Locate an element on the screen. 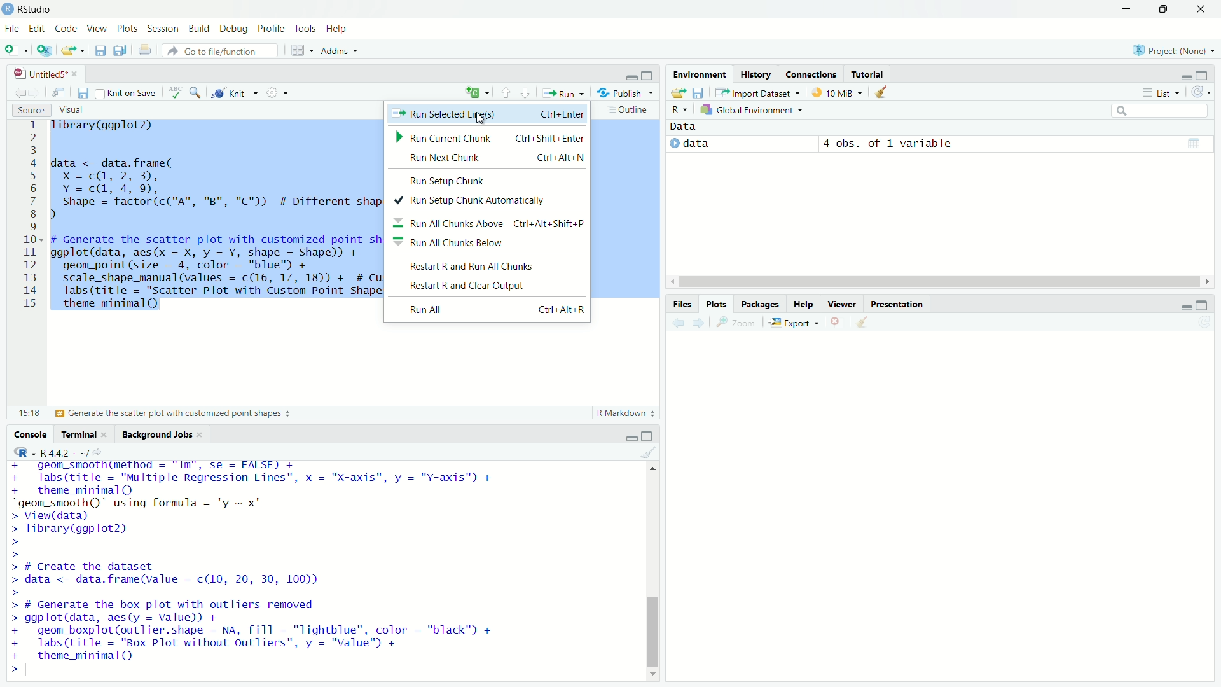 The height and width of the screenshot is (687, 1221). Load workspace is located at coordinates (679, 93).